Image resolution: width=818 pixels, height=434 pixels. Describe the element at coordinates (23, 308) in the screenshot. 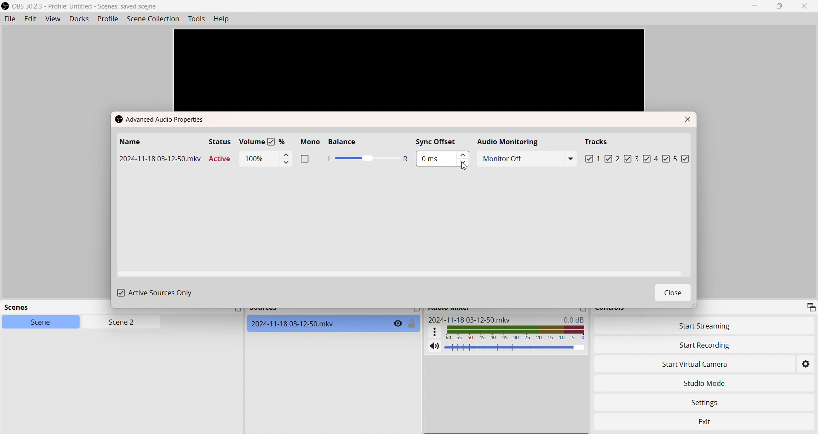

I see `Scenes` at that location.